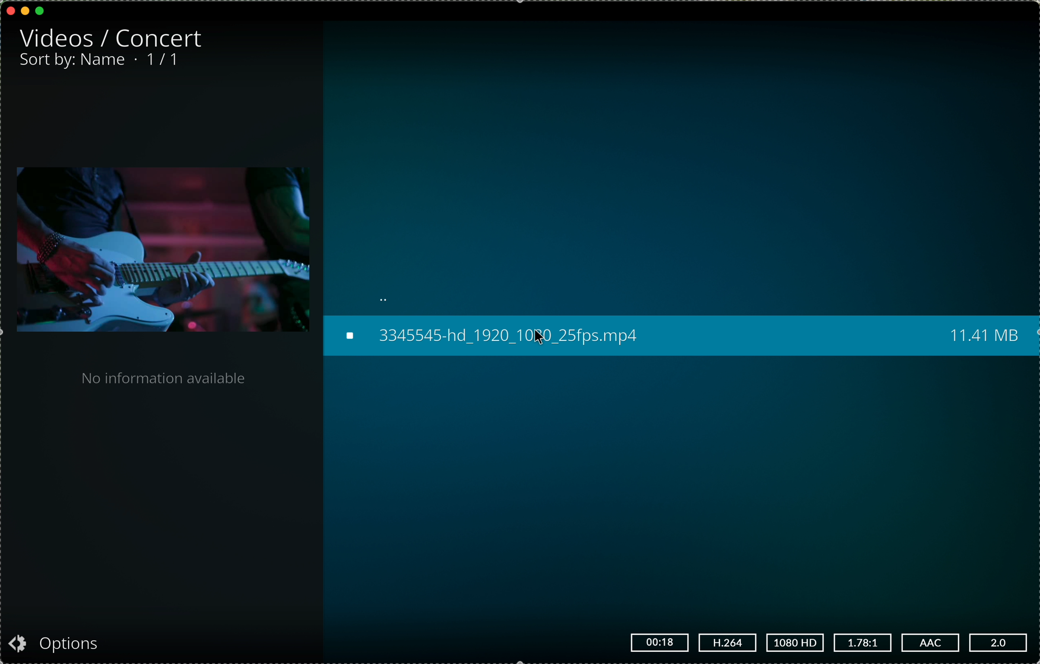  Describe the element at coordinates (75, 61) in the screenshot. I see `sort by` at that location.